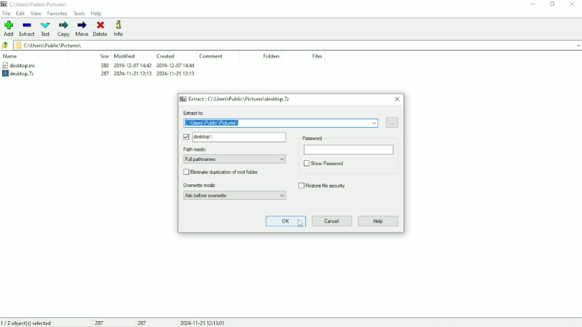 This screenshot has height=327, width=582. What do you see at coordinates (305, 163) in the screenshot?
I see `checkbox` at bounding box center [305, 163].